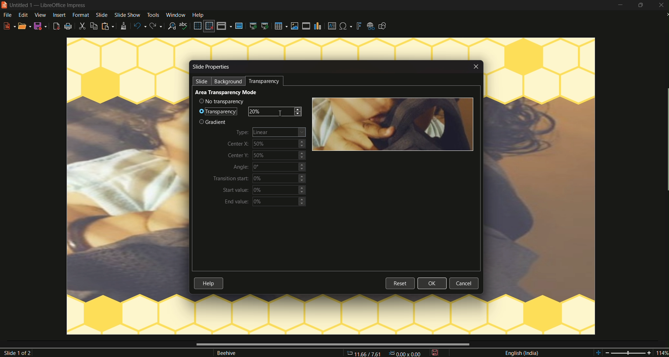  Describe the element at coordinates (229, 353) in the screenshot. I see `Beehive` at that location.